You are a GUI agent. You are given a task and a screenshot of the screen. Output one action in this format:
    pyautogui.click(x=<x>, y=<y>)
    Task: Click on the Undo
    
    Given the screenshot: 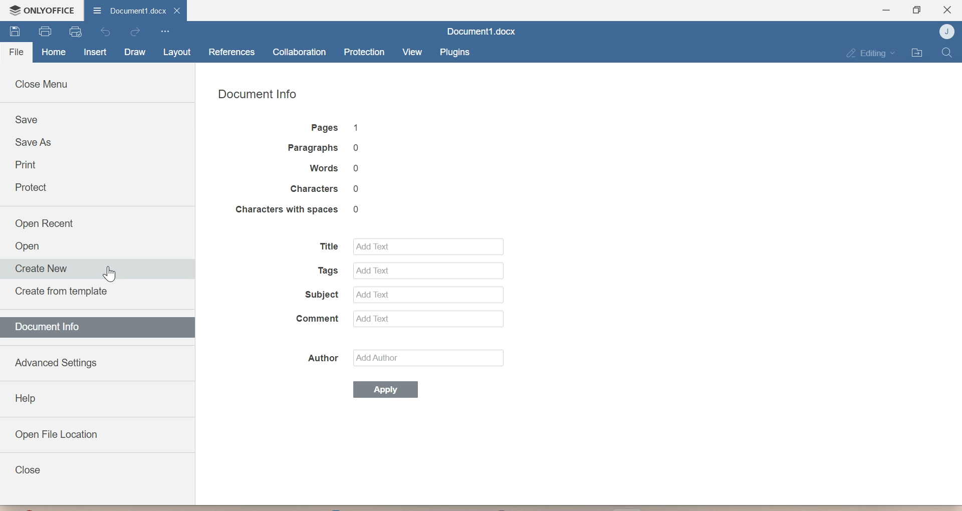 What is the action you would take?
    pyautogui.click(x=107, y=32)
    